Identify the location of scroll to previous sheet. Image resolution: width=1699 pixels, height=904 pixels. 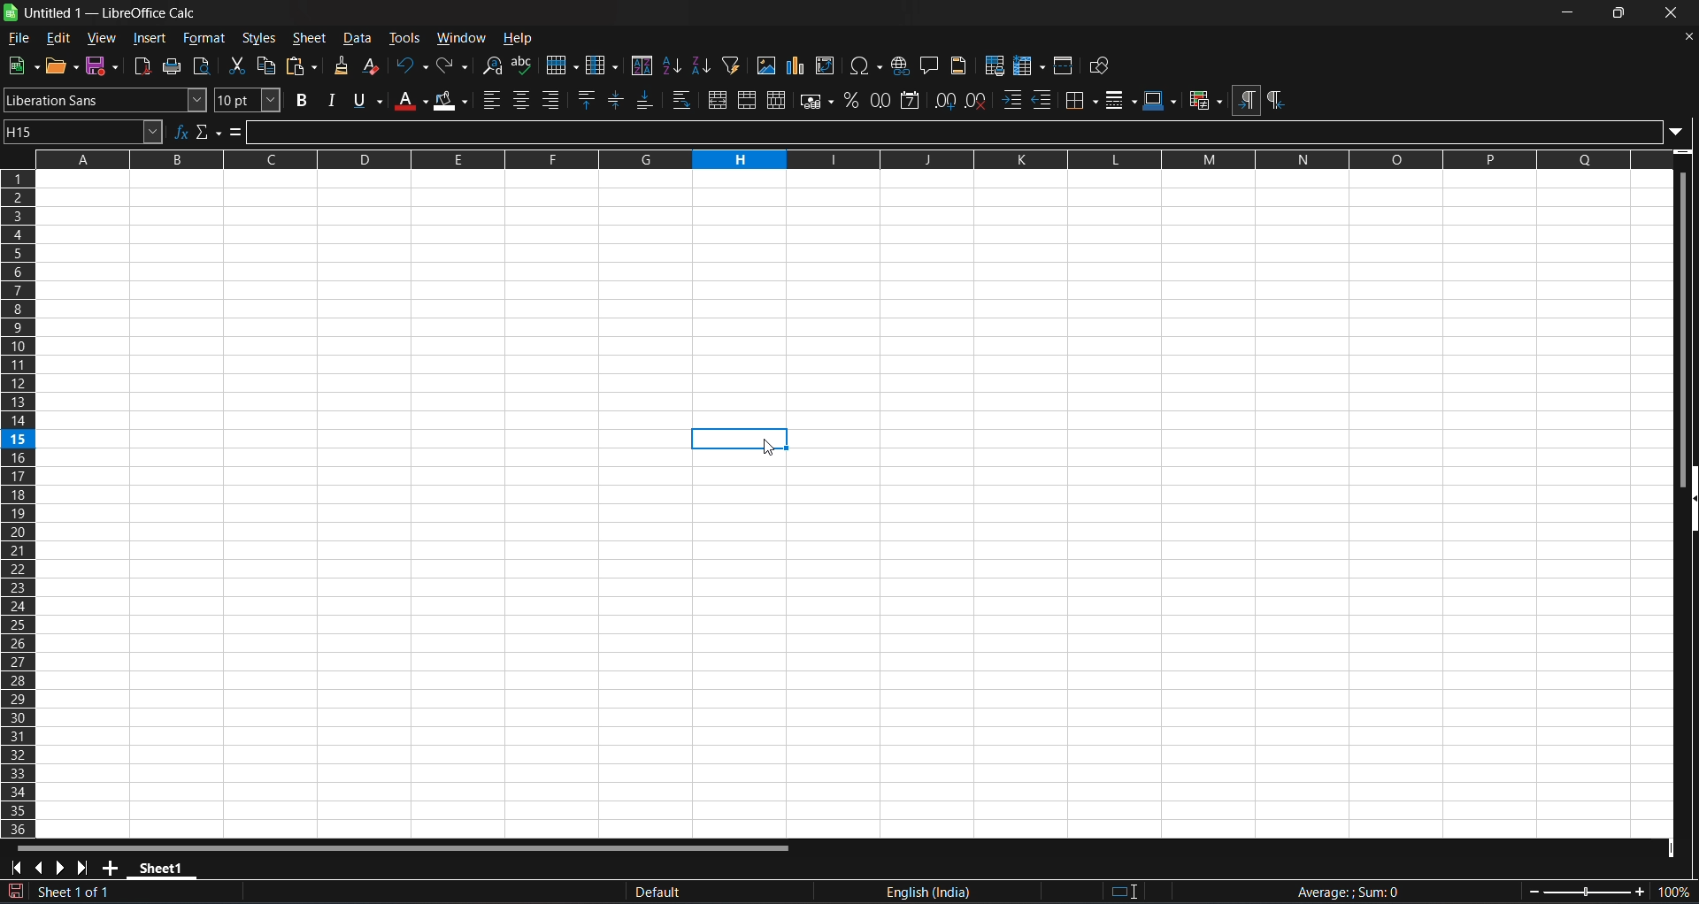
(42, 868).